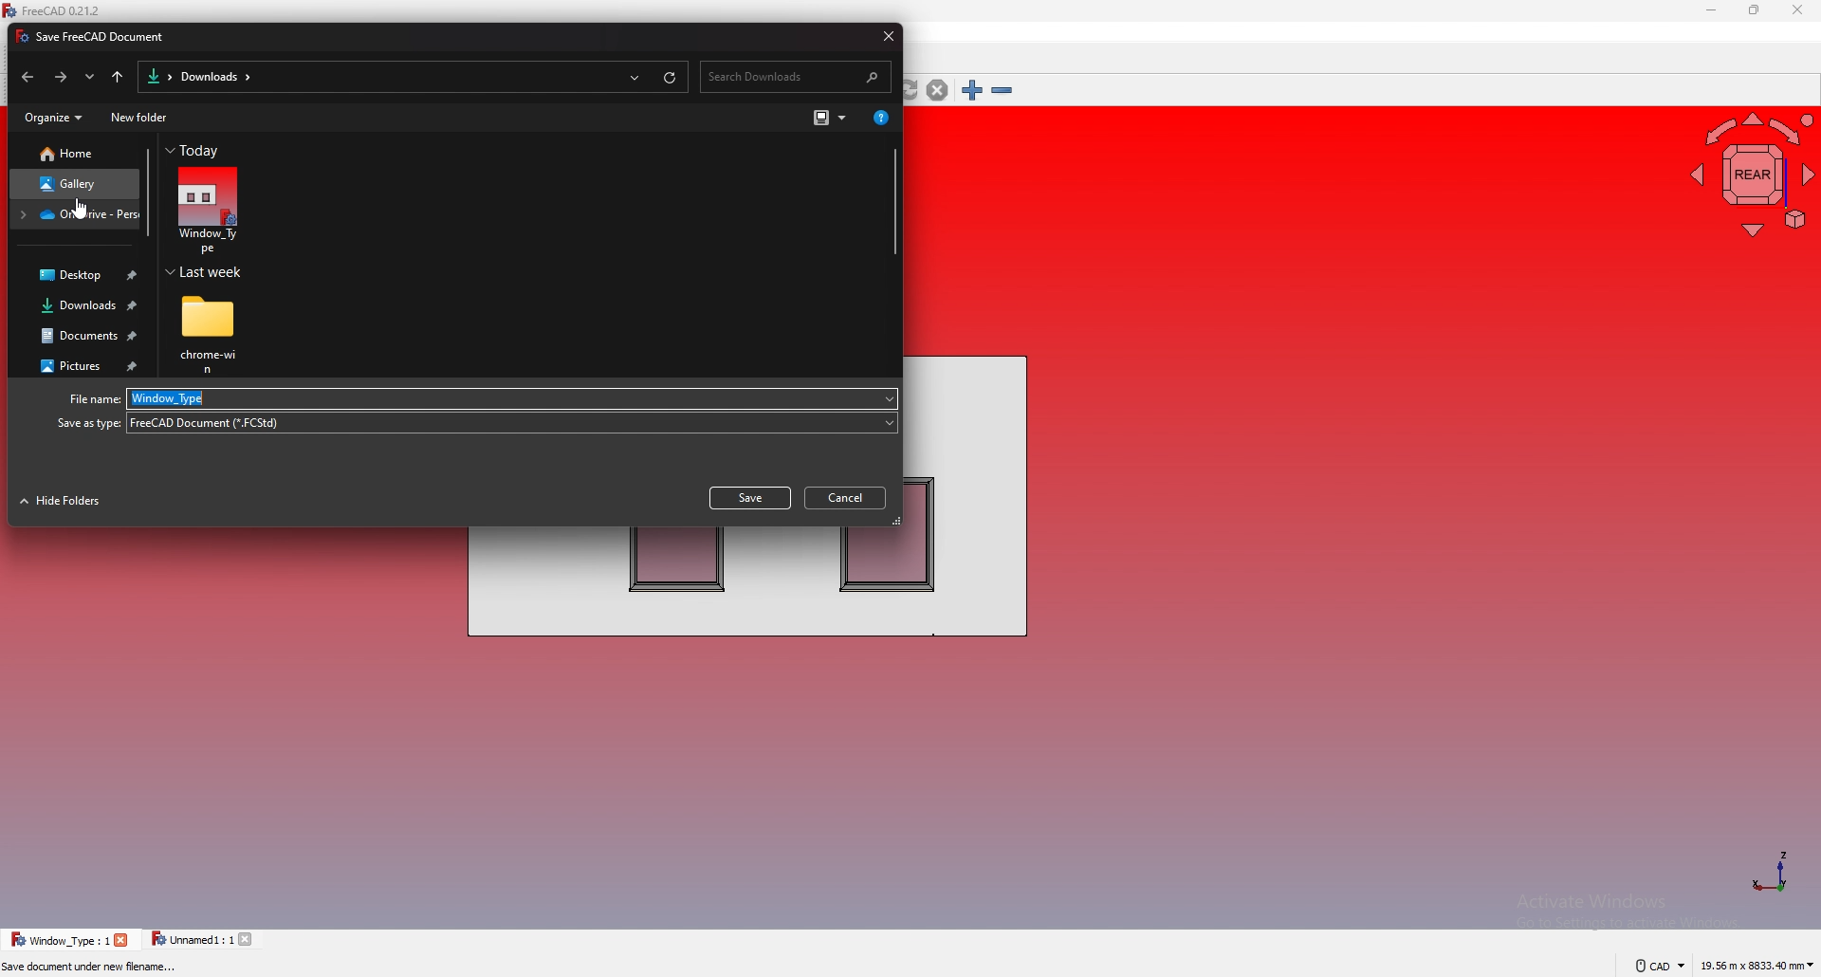 The height and width of the screenshot is (977, 1821). What do you see at coordinates (83, 210) in the screenshot?
I see `cursor` at bounding box center [83, 210].